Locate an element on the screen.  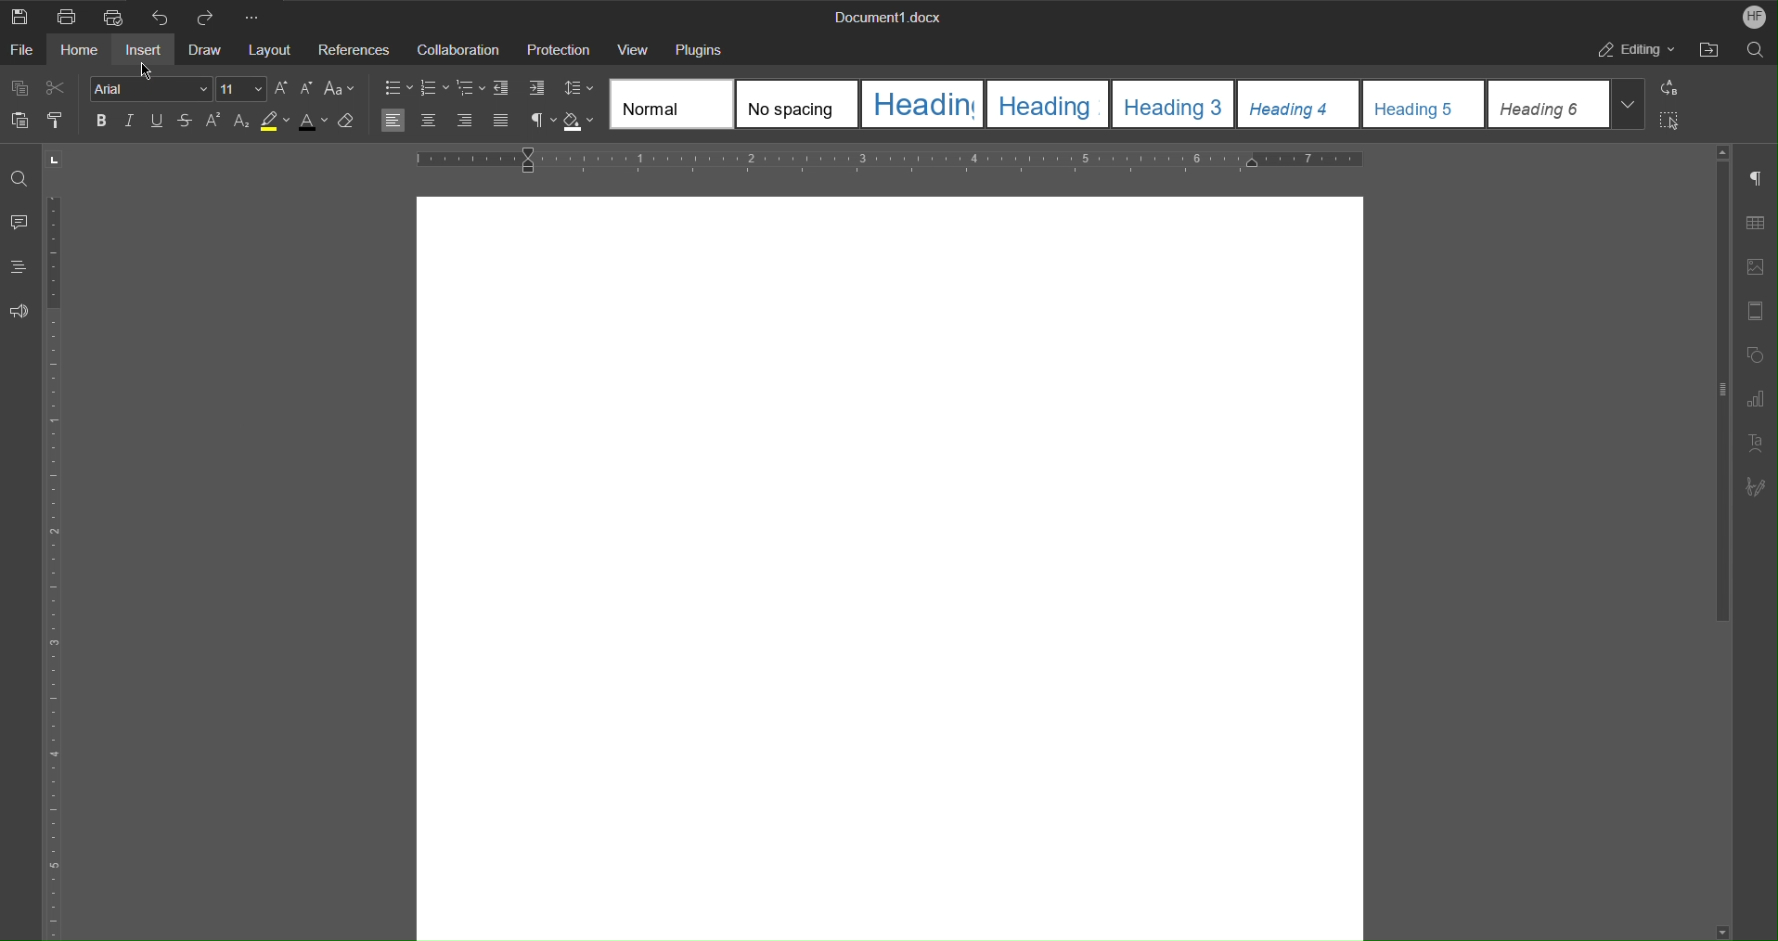
Strikethrough is located at coordinates (187, 121).